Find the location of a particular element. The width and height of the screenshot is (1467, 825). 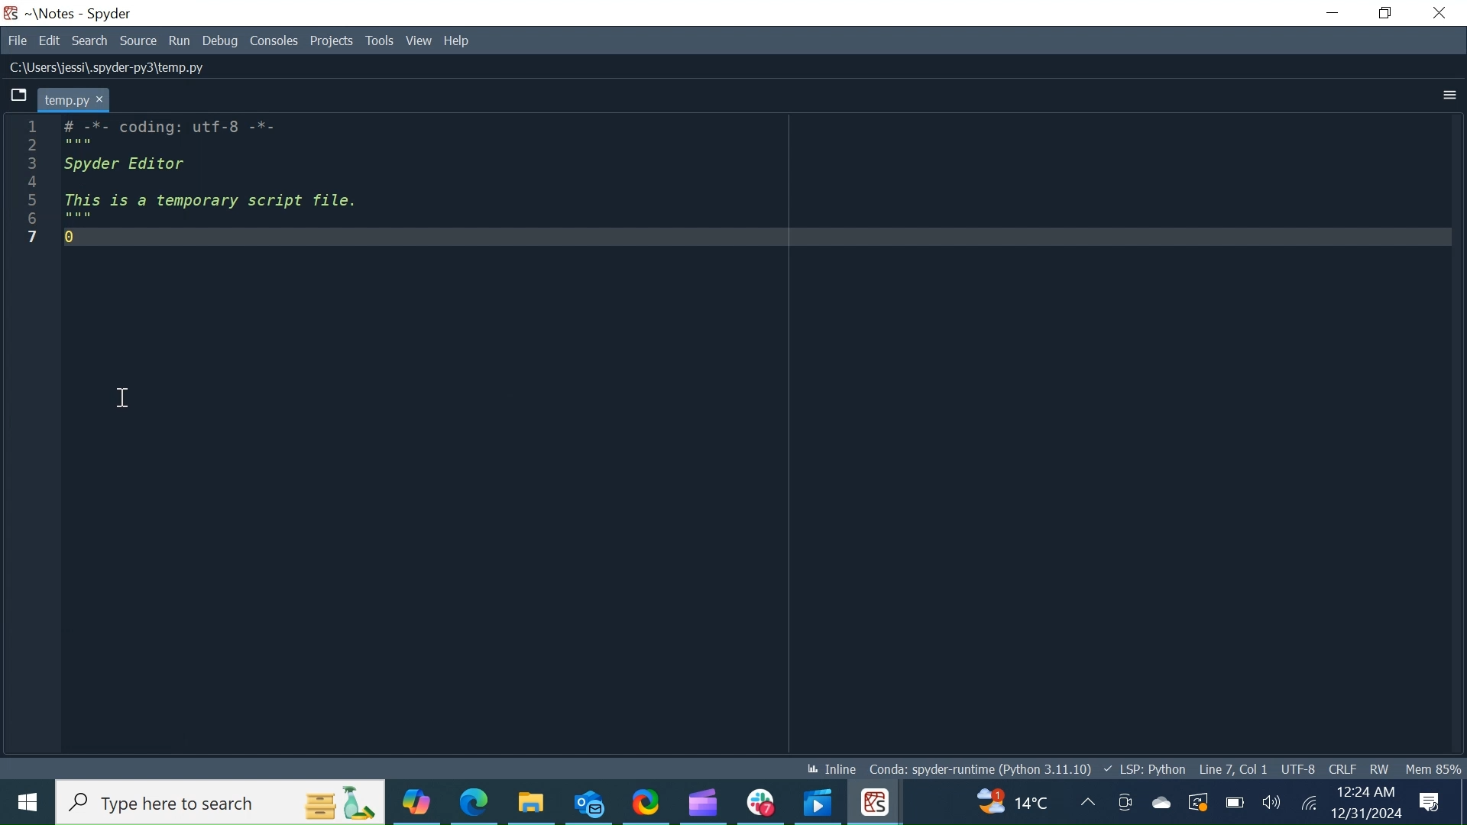

Close is located at coordinates (1439, 14).